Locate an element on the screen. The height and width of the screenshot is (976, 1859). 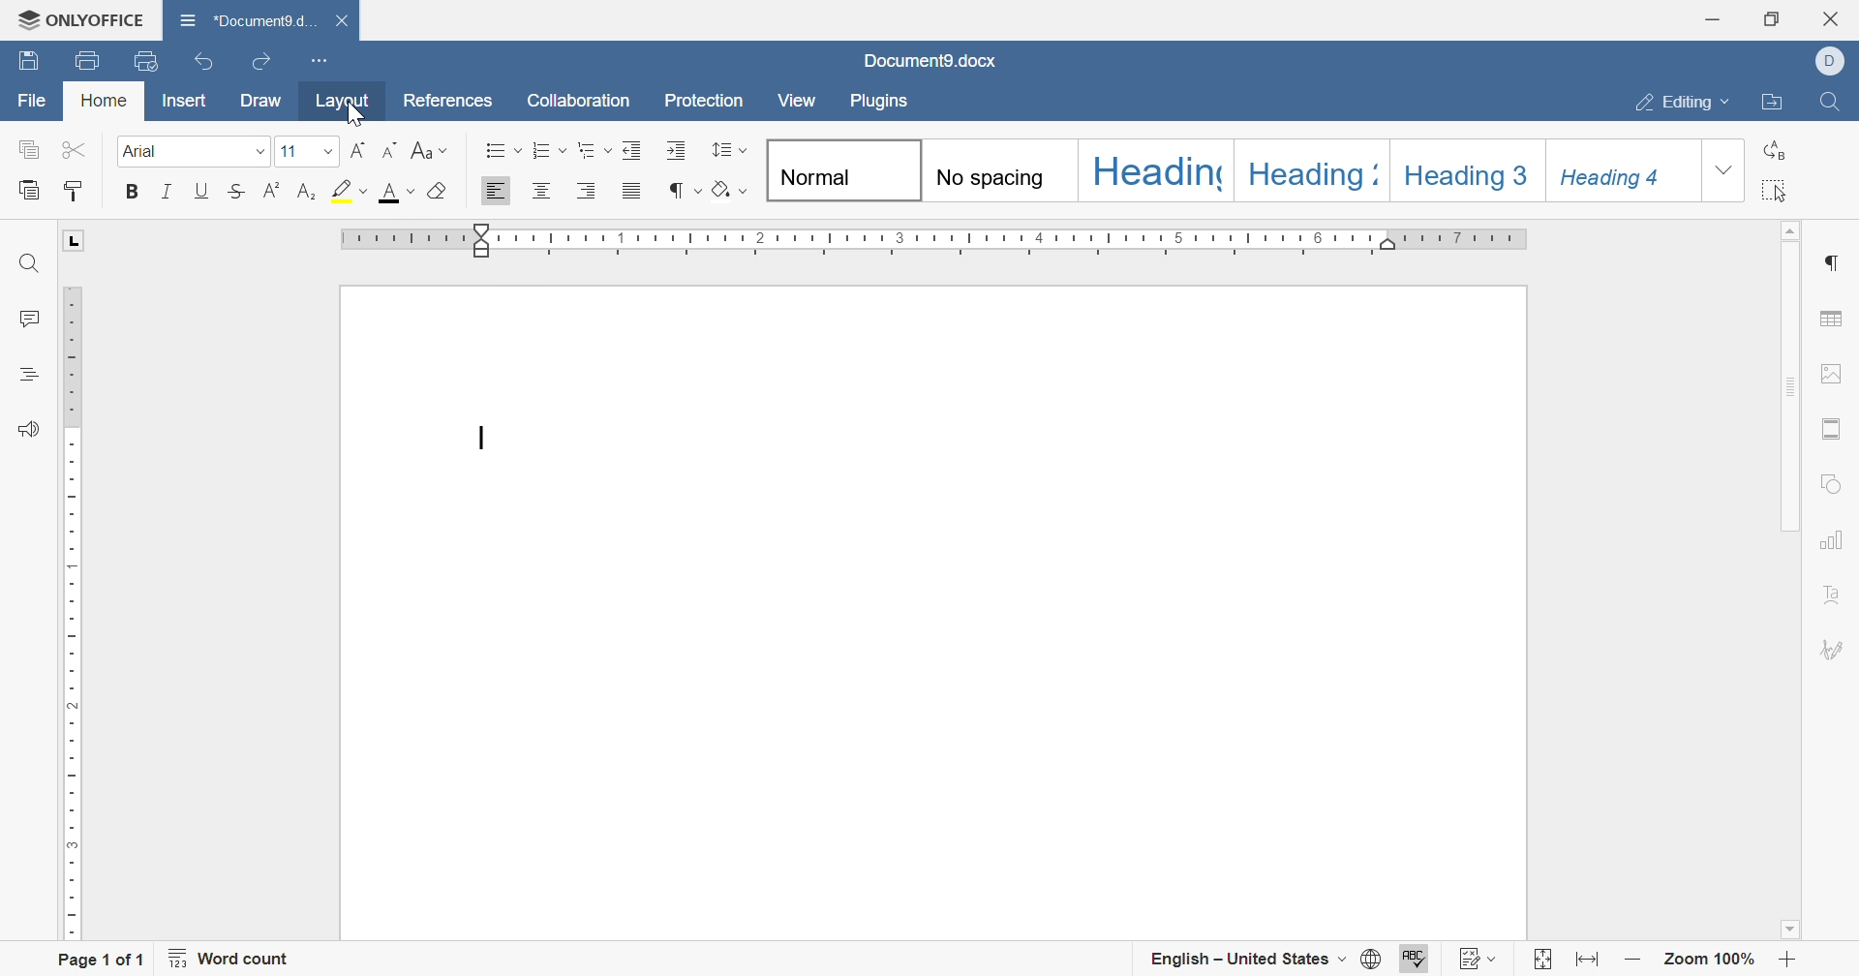
align center is located at coordinates (546, 188).